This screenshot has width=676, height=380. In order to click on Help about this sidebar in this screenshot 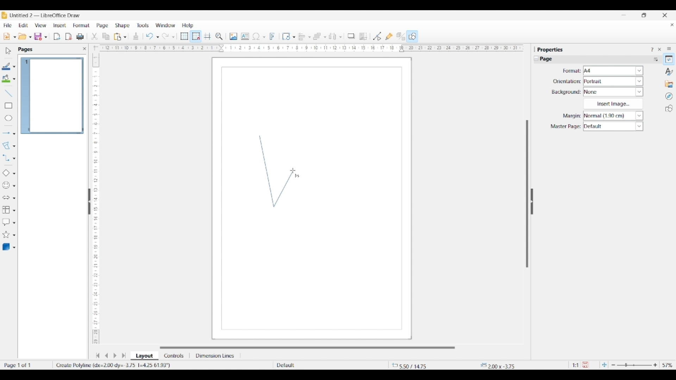, I will do `click(652, 49)`.